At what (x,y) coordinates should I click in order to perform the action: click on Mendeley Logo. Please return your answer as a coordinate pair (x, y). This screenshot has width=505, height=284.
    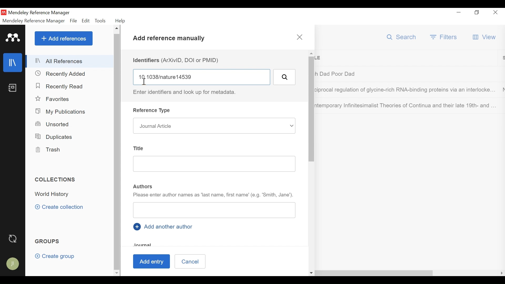
    Looking at the image, I should click on (12, 37).